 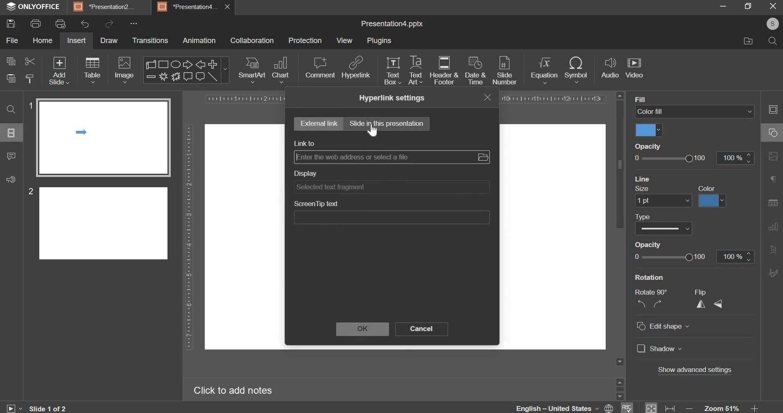 What do you see at coordinates (659, 406) in the screenshot?
I see `fit` at bounding box center [659, 406].